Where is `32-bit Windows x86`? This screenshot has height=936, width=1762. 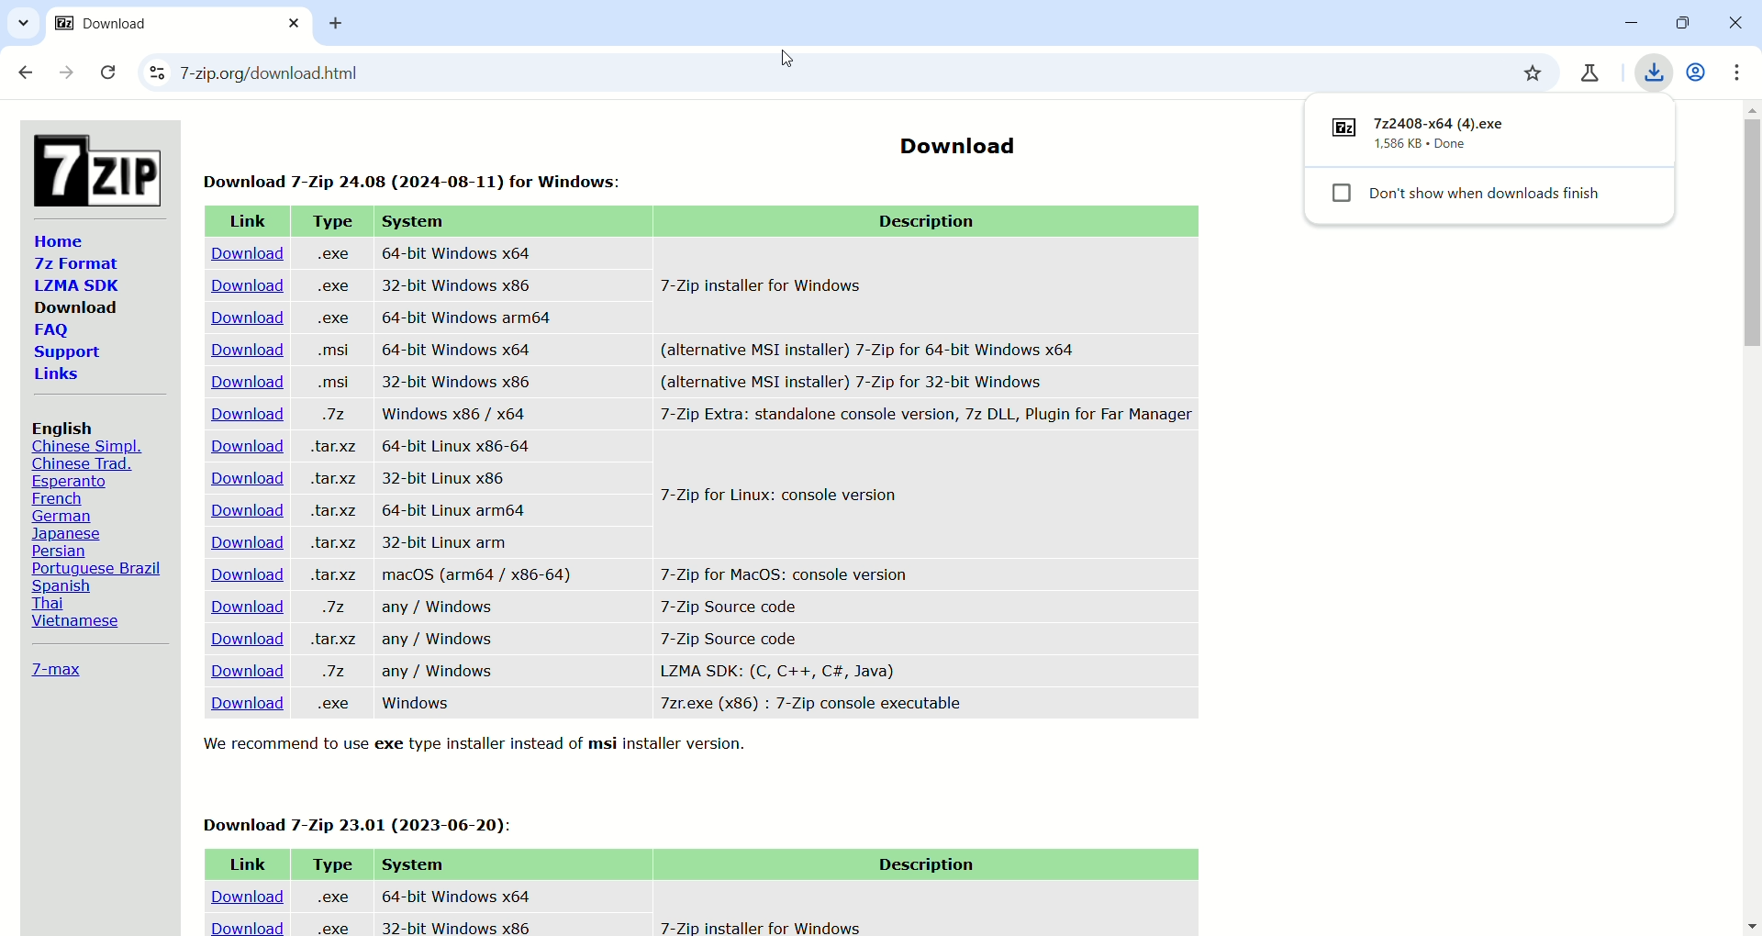
32-bit Windows x86 is located at coordinates (453, 925).